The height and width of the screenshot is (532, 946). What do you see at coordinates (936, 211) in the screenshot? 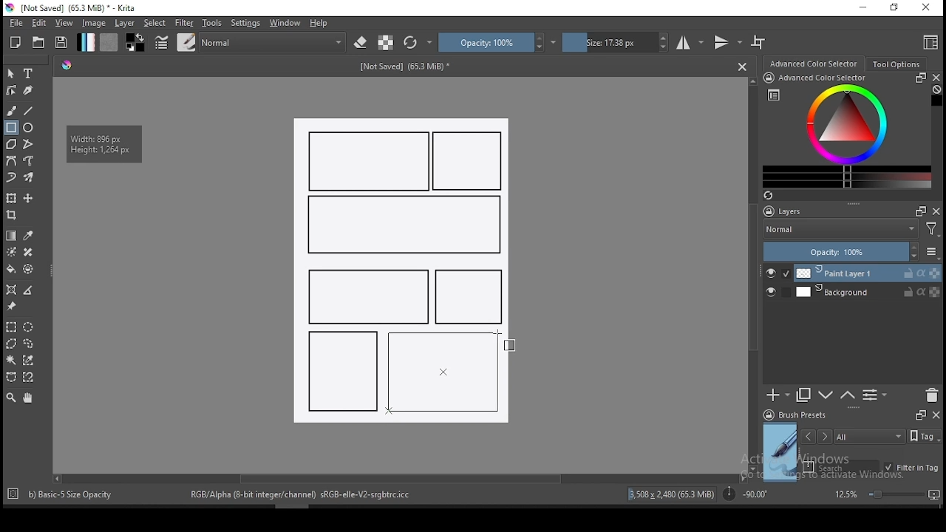
I see `close docker` at bounding box center [936, 211].